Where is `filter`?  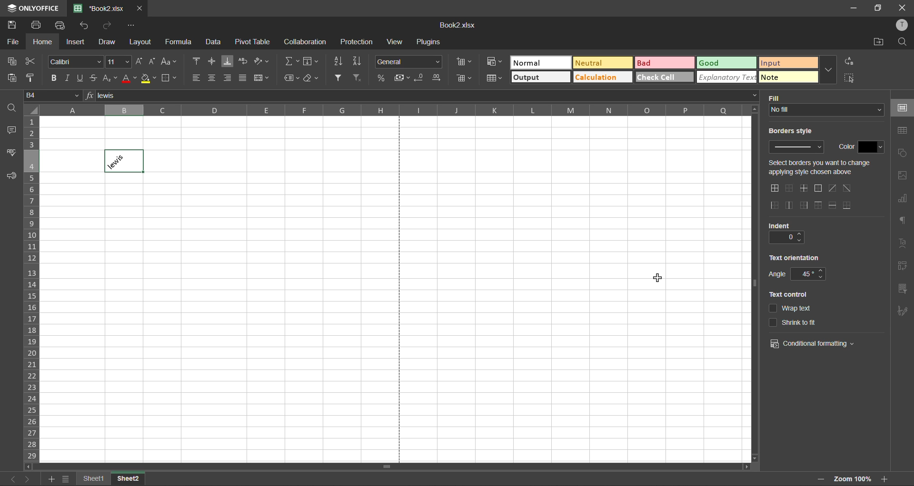
filter is located at coordinates (338, 78).